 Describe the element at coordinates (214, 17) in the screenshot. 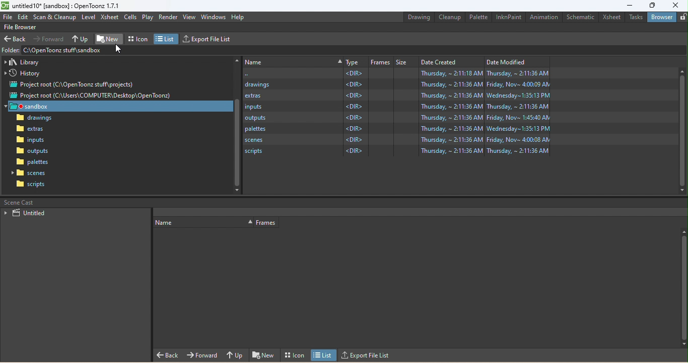

I see `Windows` at that location.